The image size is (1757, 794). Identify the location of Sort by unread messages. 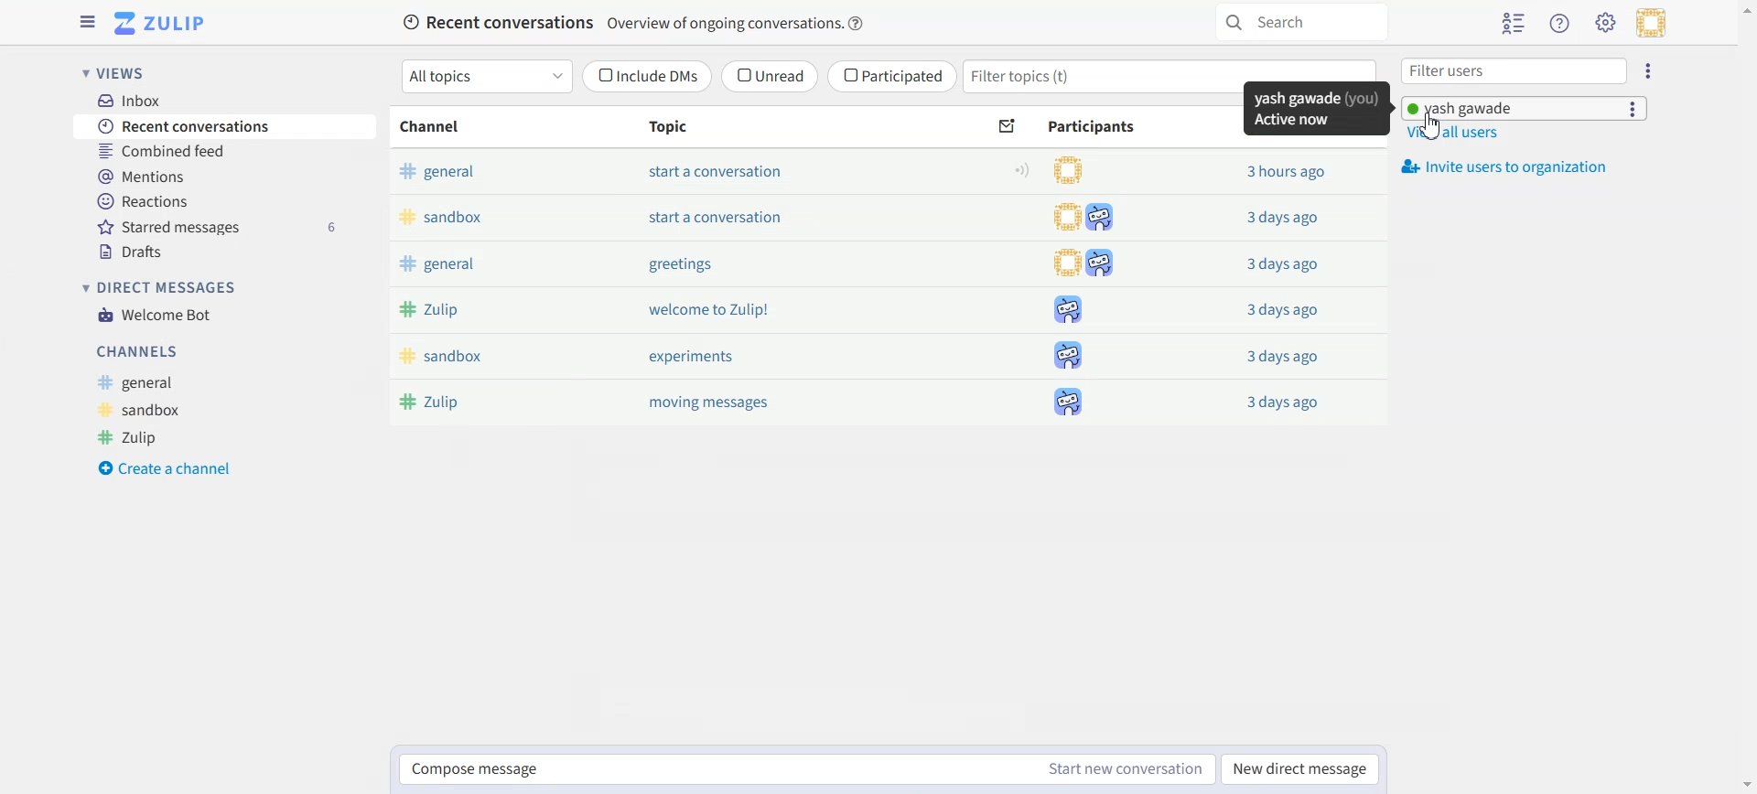
(1002, 126).